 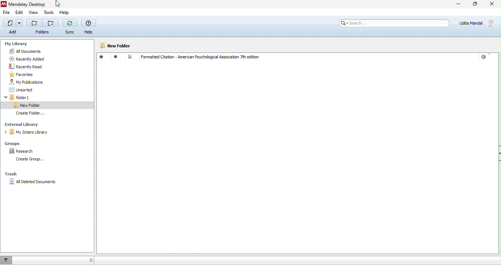 I want to click on close, so click(x=492, y=4).